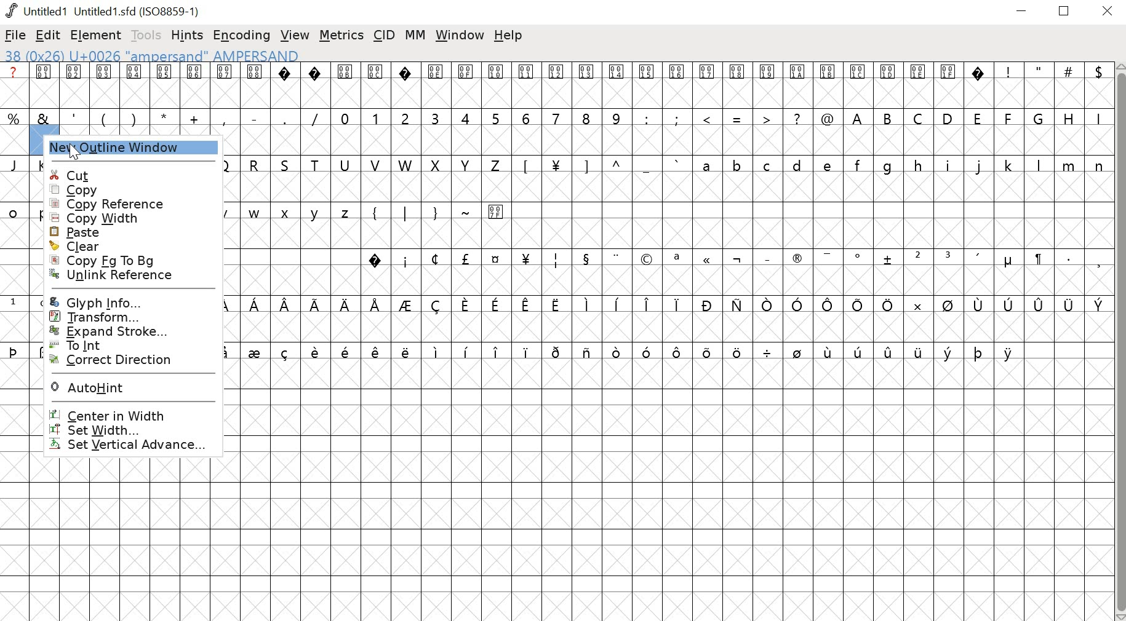 The height and width of the screenshot is (621, 1126). I want to click on f, so click(860, 164).